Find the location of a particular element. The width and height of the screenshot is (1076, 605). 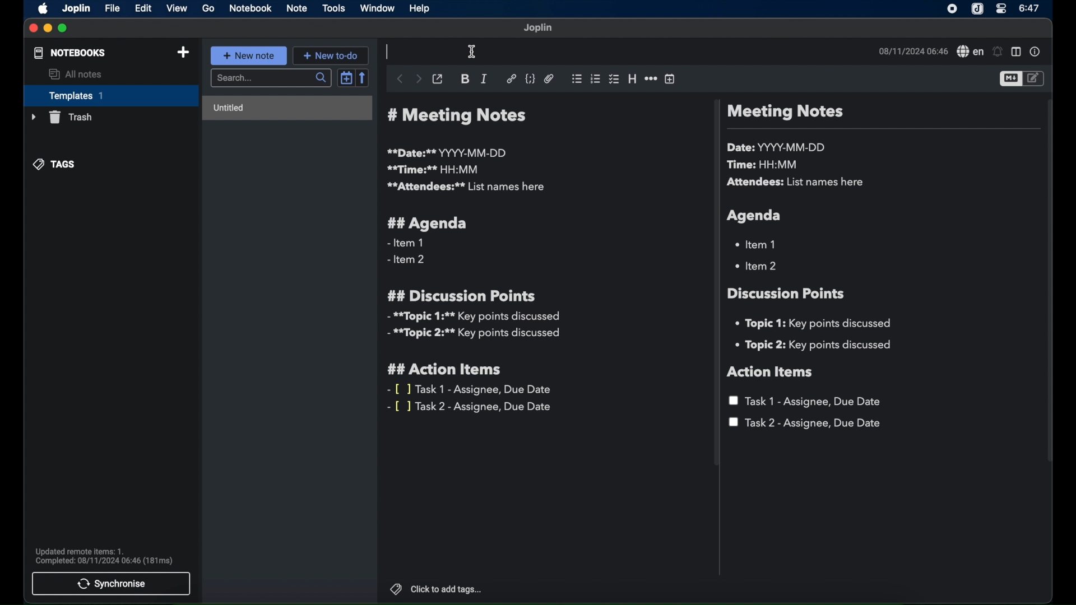

click to add tags is located at coordinates (437, 589).